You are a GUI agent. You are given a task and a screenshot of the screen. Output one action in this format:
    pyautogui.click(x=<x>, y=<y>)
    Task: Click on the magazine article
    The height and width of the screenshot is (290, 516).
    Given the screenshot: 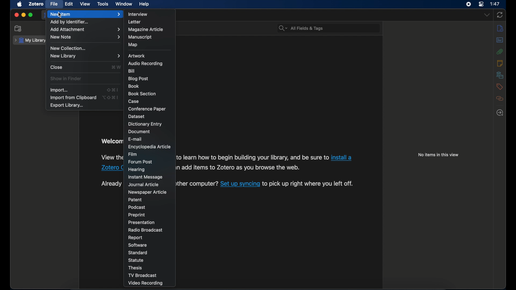 What is the action you would take?
    pyautogui.click(x=146, y=29)
    